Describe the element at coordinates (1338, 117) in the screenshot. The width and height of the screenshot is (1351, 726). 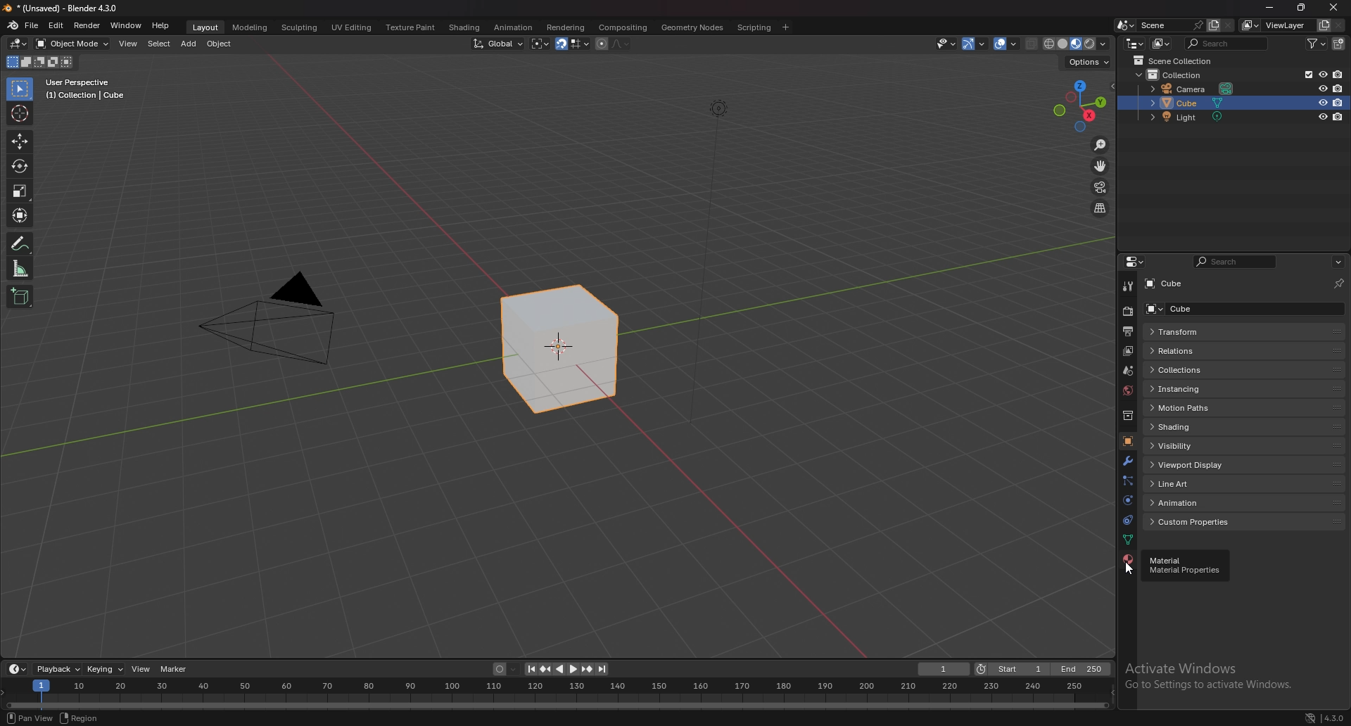
I see `disable in renders` at that location.